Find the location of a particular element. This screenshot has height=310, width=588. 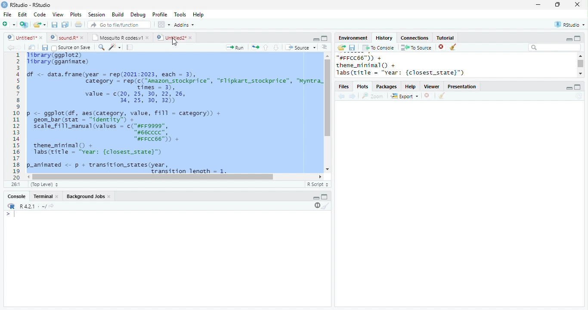

Untitled1 is located at coordinates (20, 37).